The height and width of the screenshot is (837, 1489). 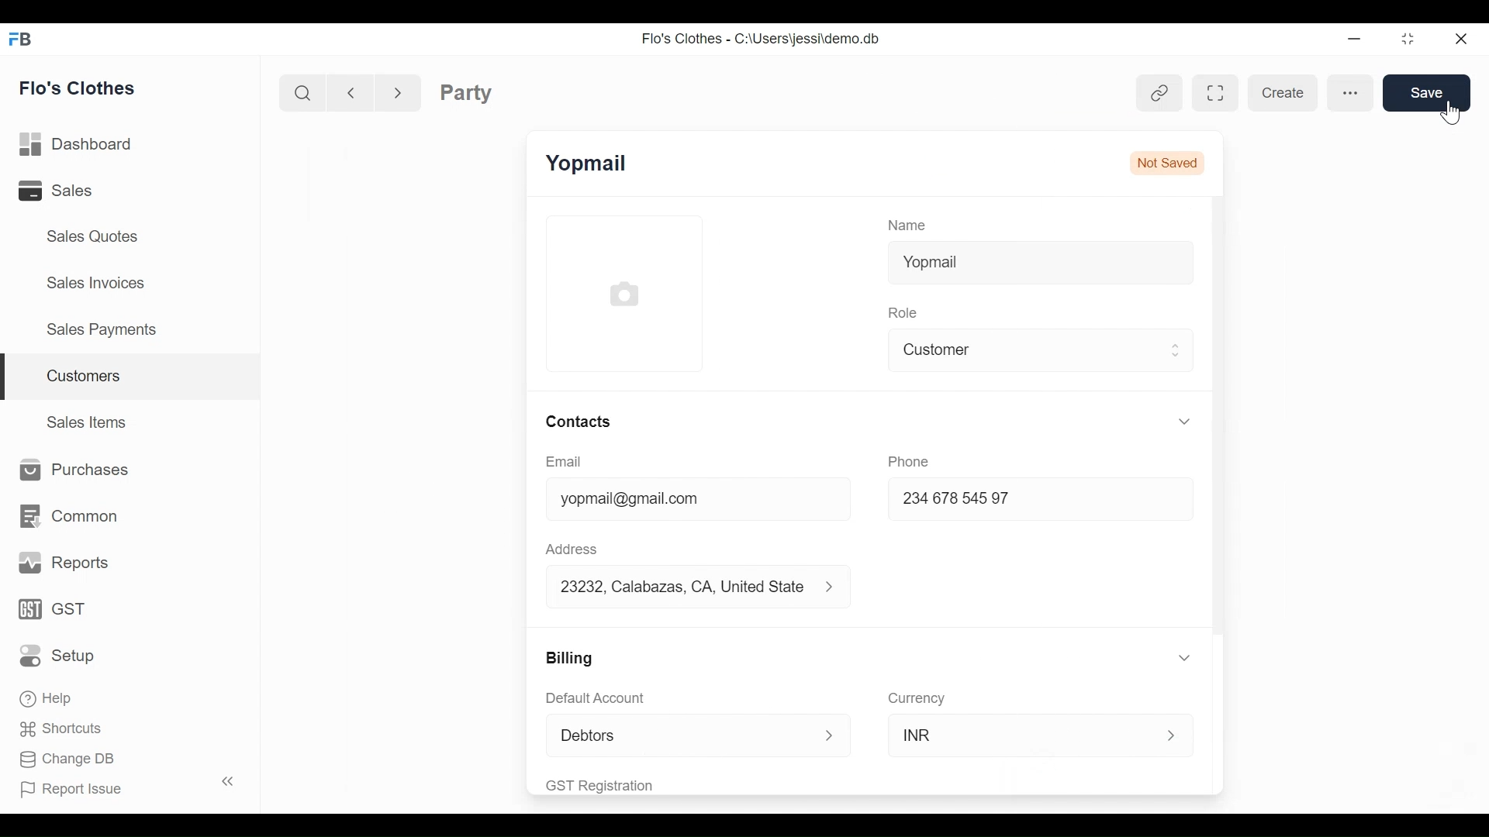 I want to click on Help, so click(x=48, y=696).